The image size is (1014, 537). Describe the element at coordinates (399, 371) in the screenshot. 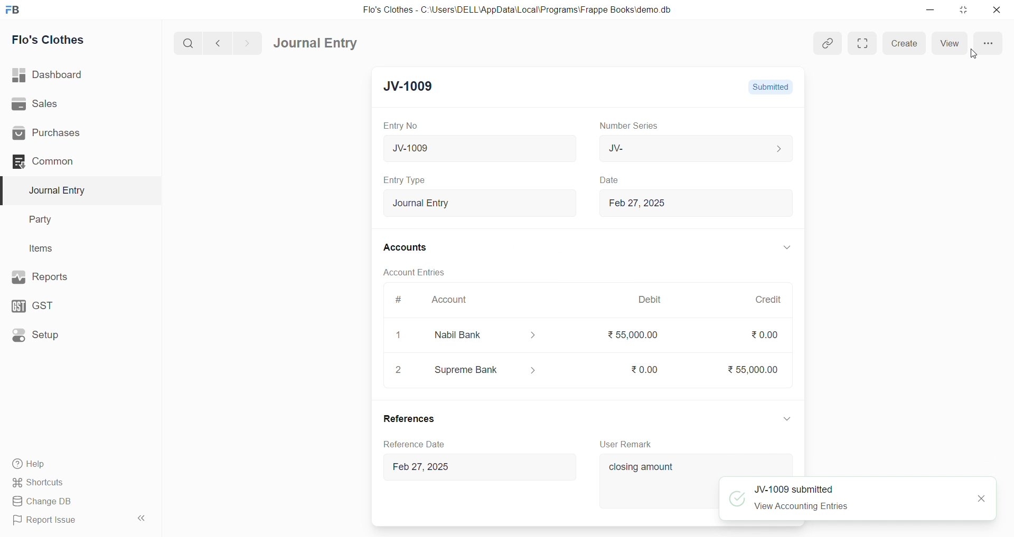

I see `2` at that location.